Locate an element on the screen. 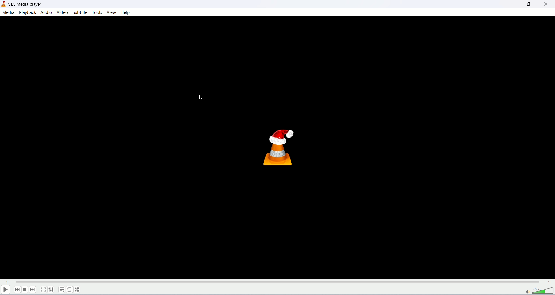 The image size is (555, 295). shuffle is located at coordinates (78, 290).